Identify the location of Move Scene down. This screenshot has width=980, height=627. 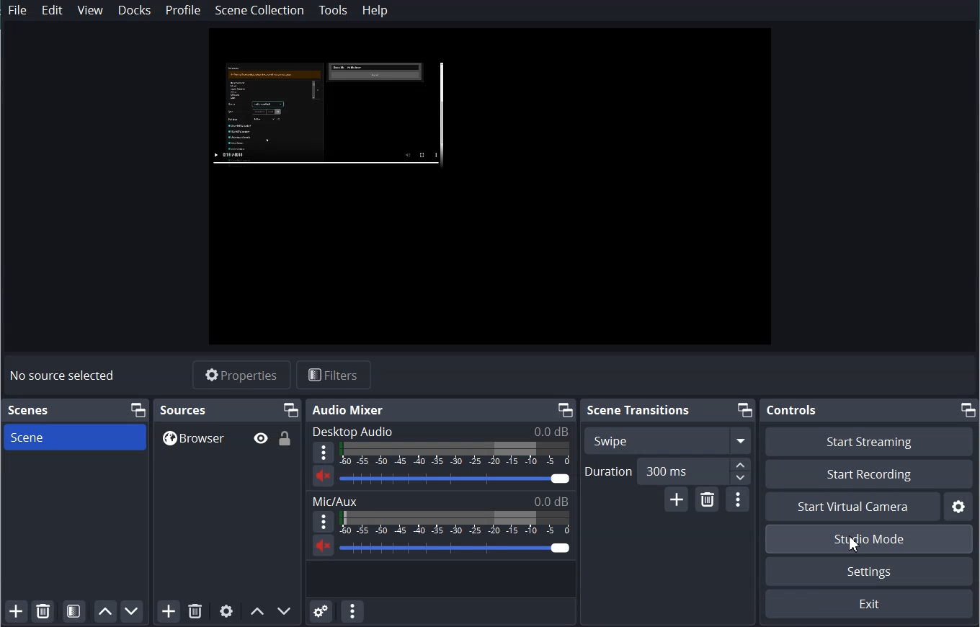
(132, 612).